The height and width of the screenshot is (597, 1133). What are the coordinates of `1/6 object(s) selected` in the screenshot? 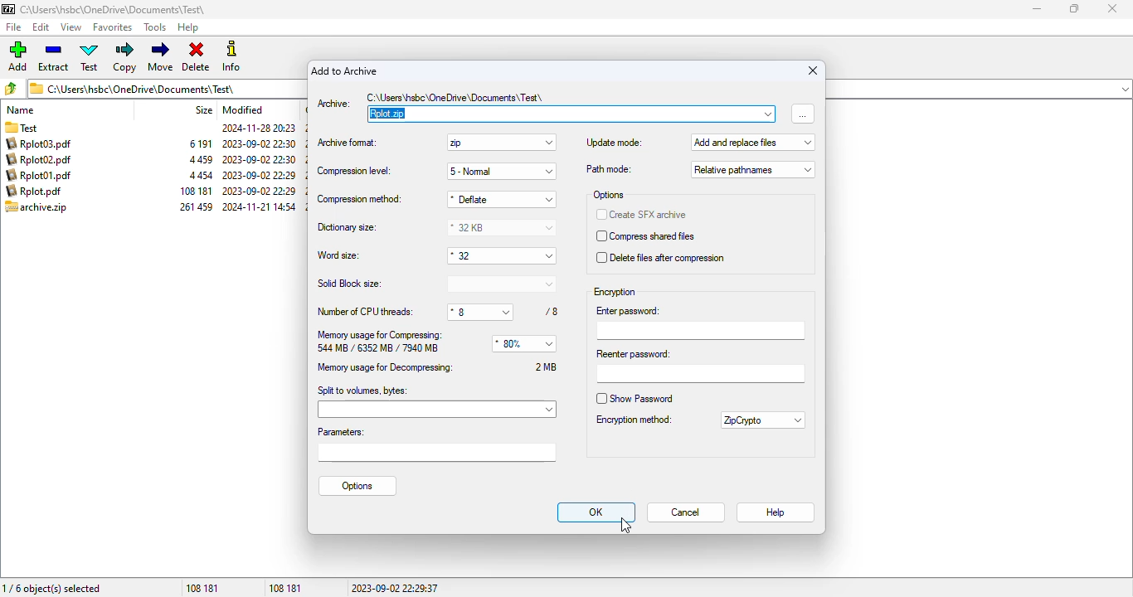 It's located at (54, 586).